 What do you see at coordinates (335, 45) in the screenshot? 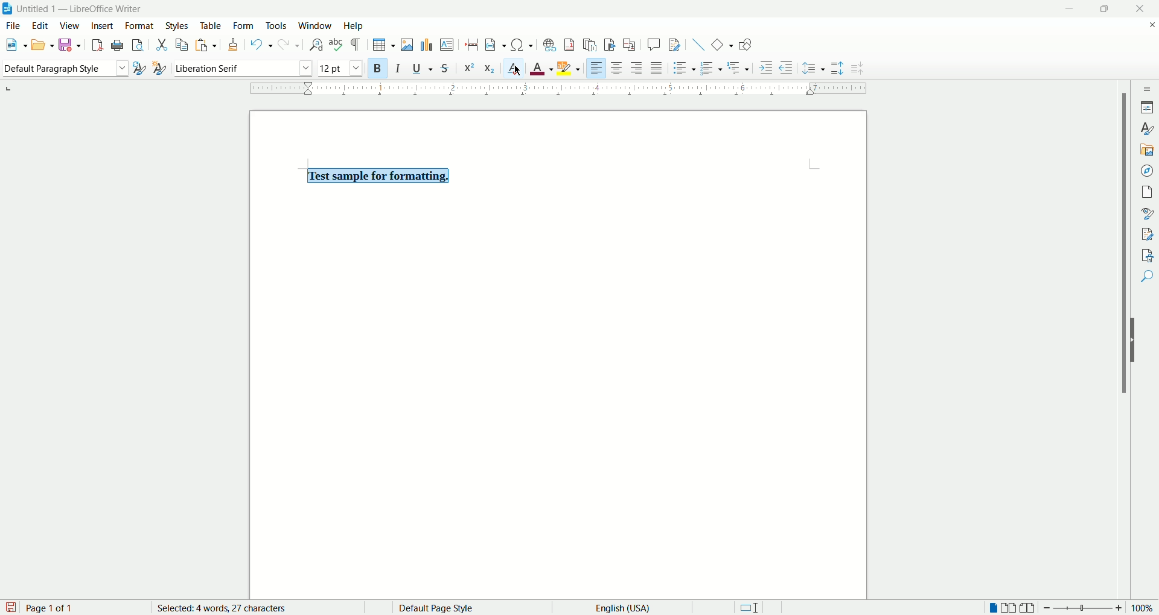
I see `spelling` at bounding box center [335, 45].